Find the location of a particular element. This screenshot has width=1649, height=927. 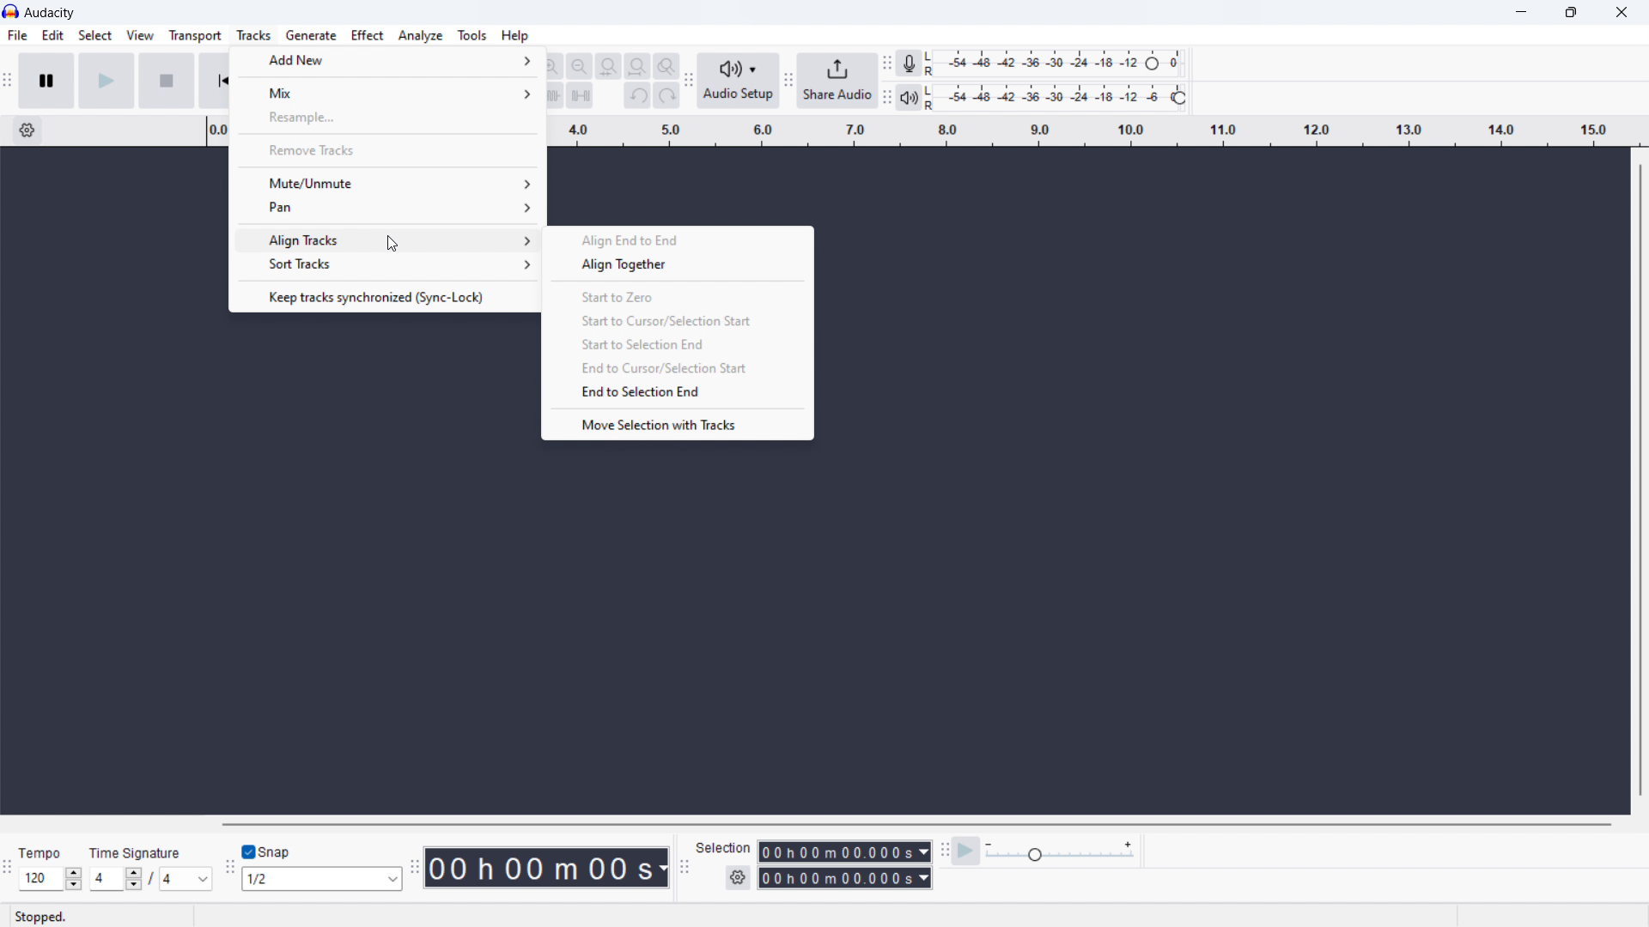

 is located at coordinates (682, 264).